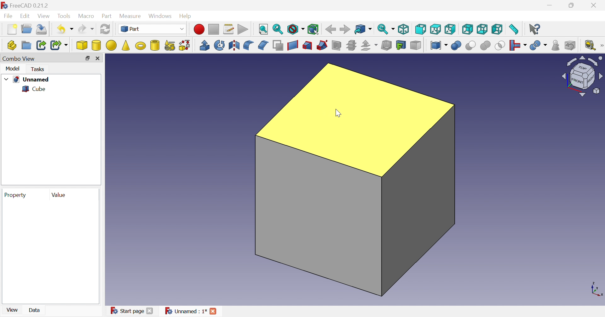 This screenshot has width=605, height=317. Describe the element at coordinates (571, 45) in the screenshot. I see `Defeaturing` at that location.